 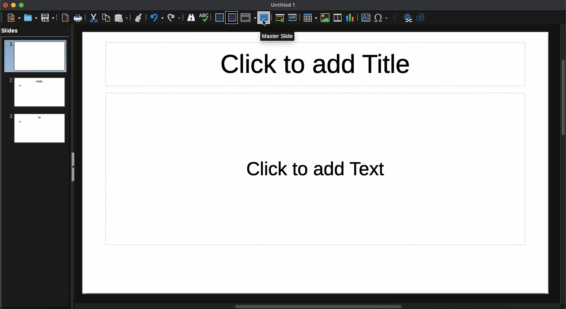 I want to click on Copy, so click(x=106, y=18).